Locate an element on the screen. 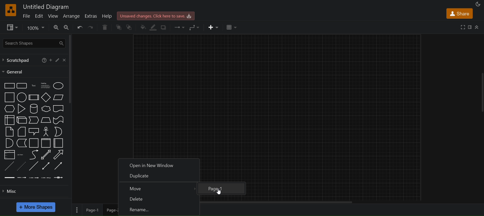 This screenshot has height=216, width=484. internal storage is located at coordinates (9, 120).